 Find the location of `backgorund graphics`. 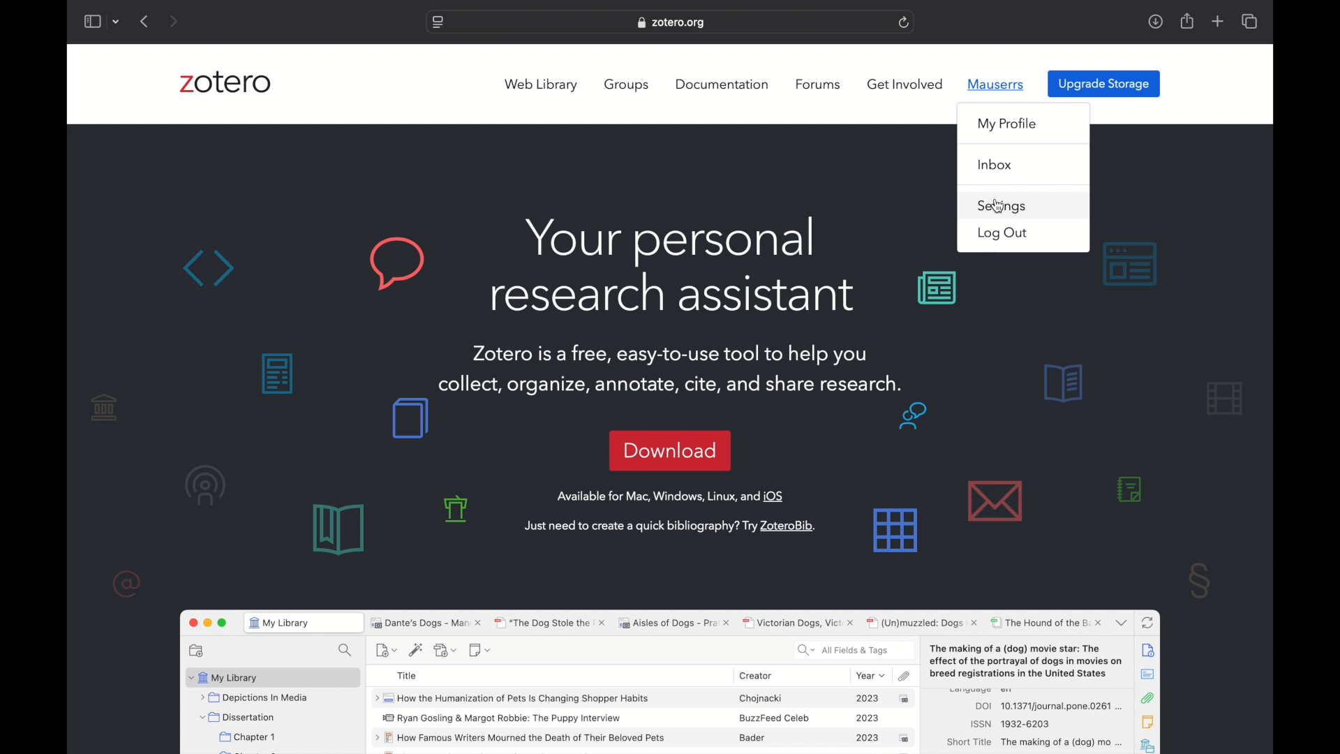

backgorund graphics is located at coordinates (1169, 535).